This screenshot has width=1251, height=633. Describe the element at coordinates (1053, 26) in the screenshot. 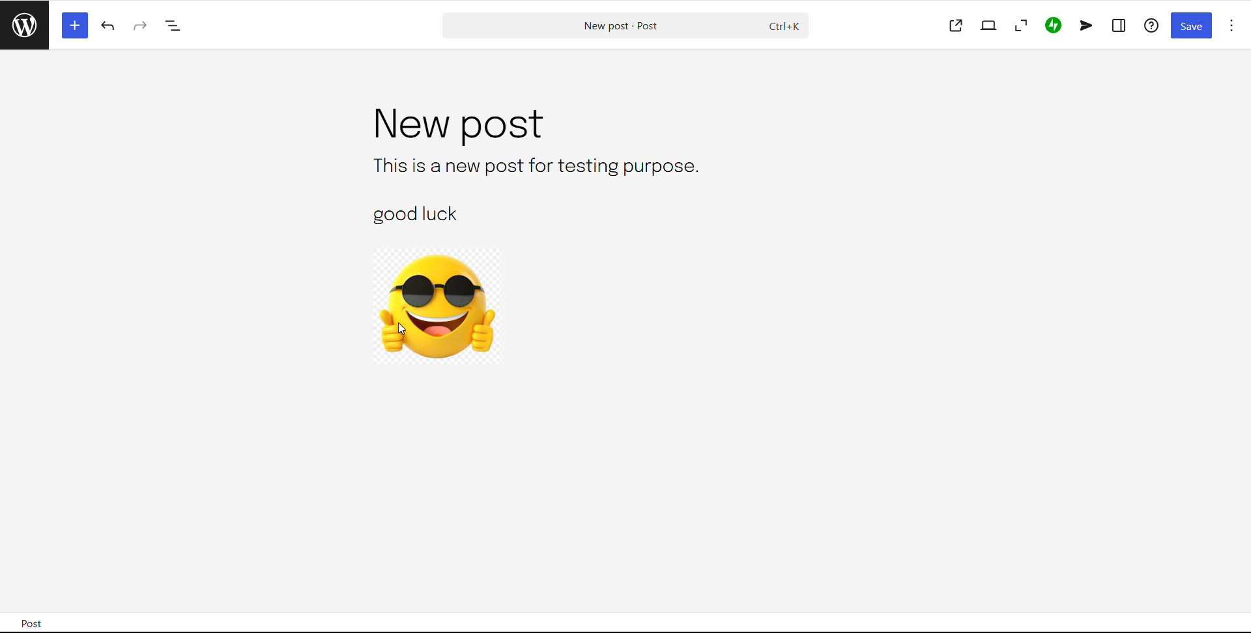

I see `jetpack` at that location.